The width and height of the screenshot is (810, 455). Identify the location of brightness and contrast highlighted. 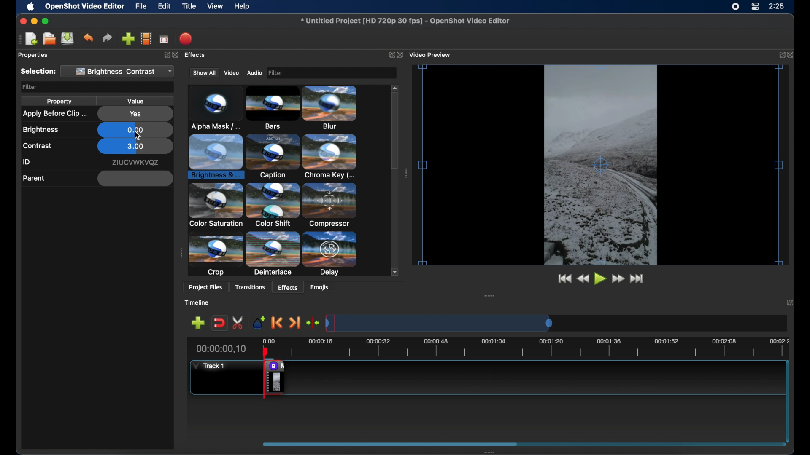
(333, 109).